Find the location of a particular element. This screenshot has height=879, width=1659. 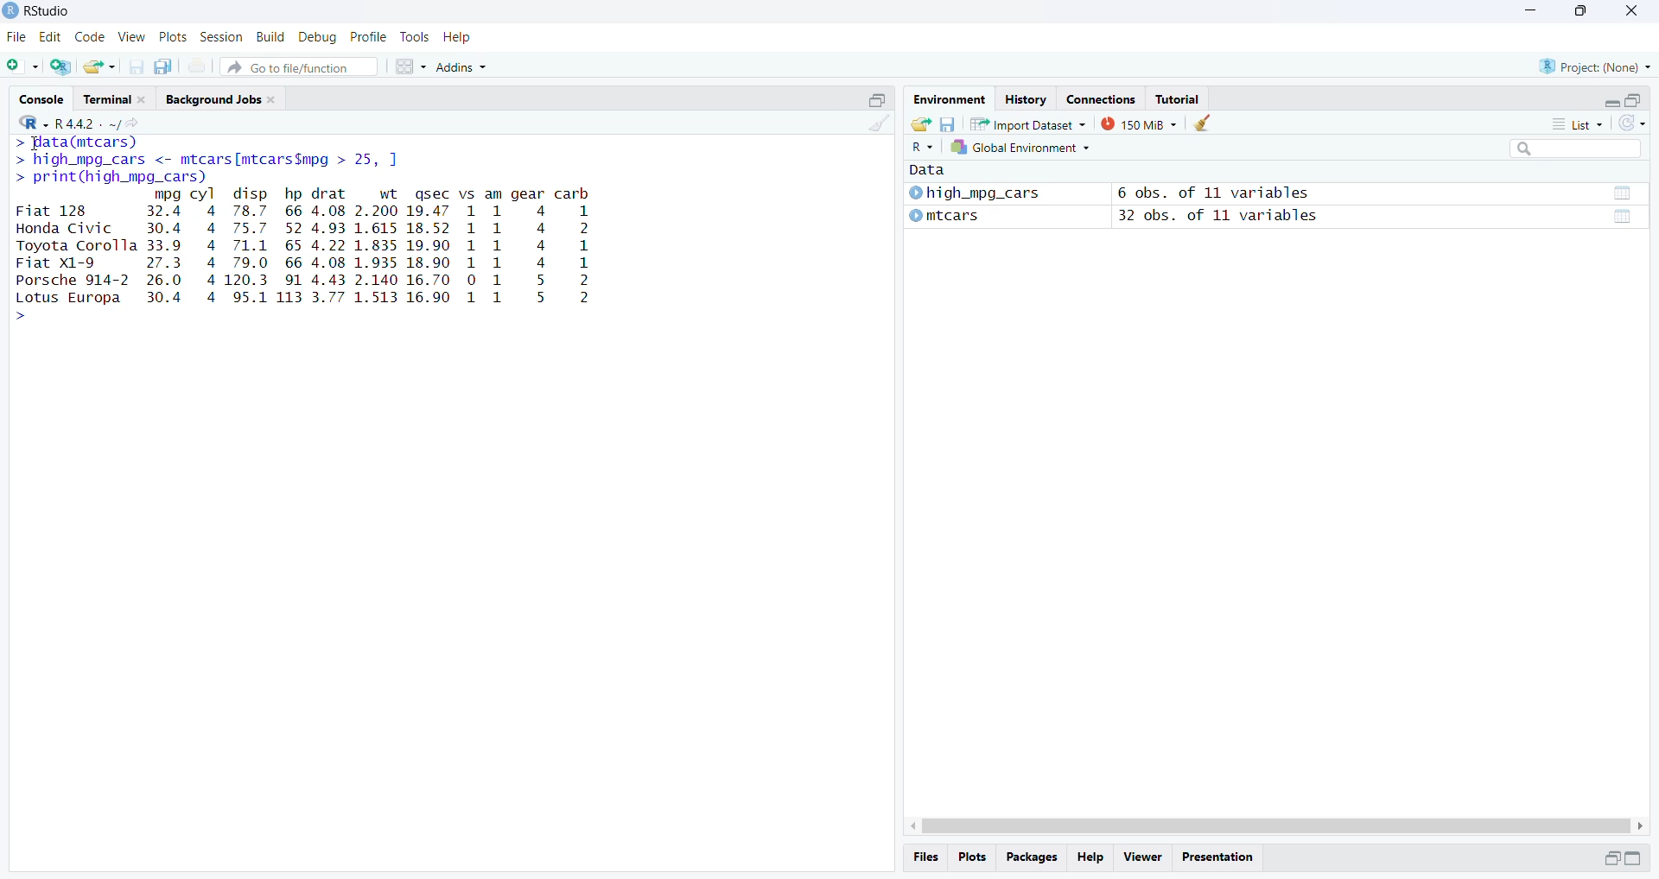

Build is located at coordinates (270, 36).